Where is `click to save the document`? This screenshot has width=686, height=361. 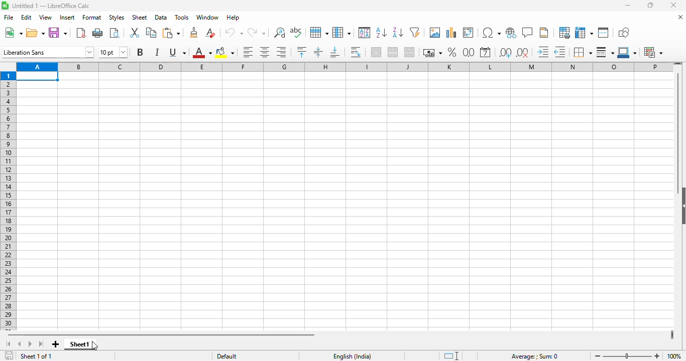 click to save the document is located at coordinates (9, 355).